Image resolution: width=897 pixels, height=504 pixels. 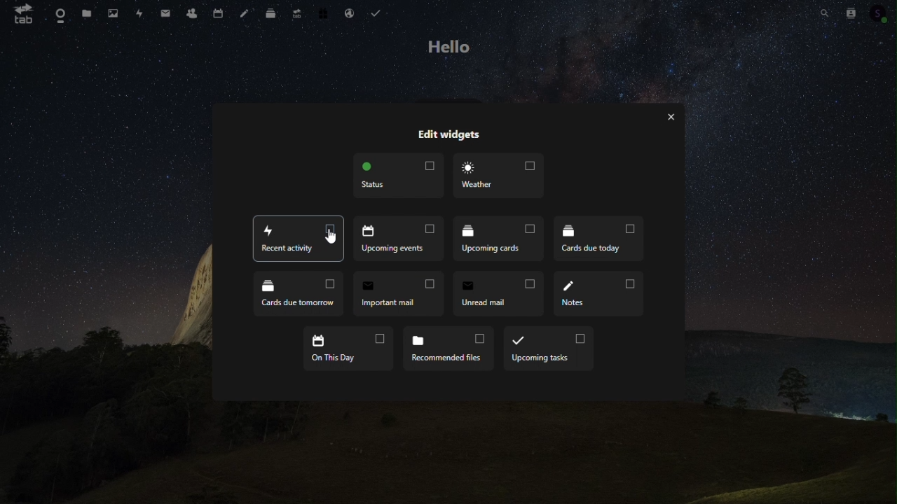 What do you see at coordinates (217, 12) in the screenshot?
I see `Calendar` at bounding box center [217, 12].